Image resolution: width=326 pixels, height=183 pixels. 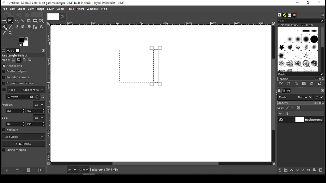 What do you see at coordinates (35, 20) in the screenshot?
I see `flip tool` at bounding box center [35, 20].